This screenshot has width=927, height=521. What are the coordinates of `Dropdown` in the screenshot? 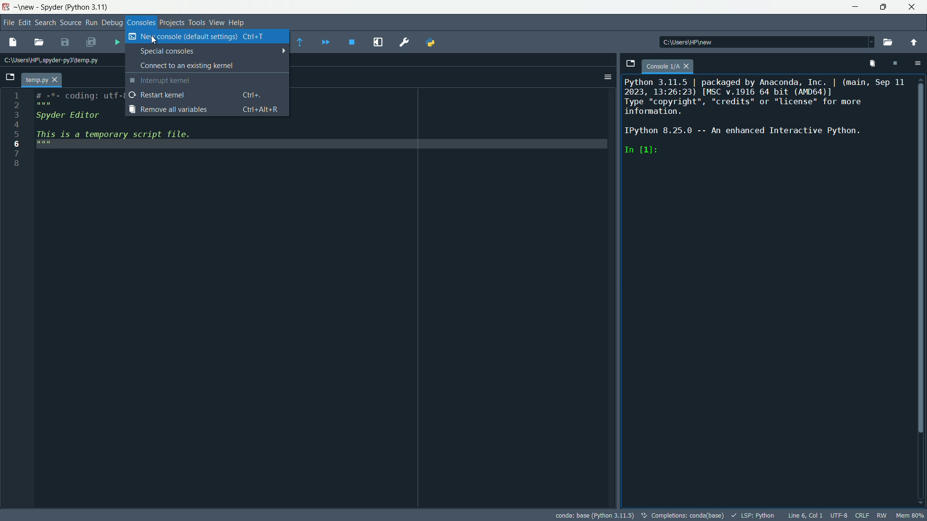 It's located at (871, 46).